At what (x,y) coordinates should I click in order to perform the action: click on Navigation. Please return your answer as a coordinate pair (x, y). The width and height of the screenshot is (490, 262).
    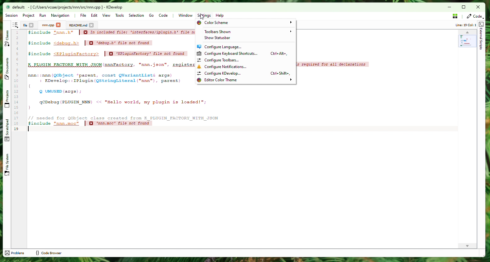
    Looking at the image, I should click on (61, 16).